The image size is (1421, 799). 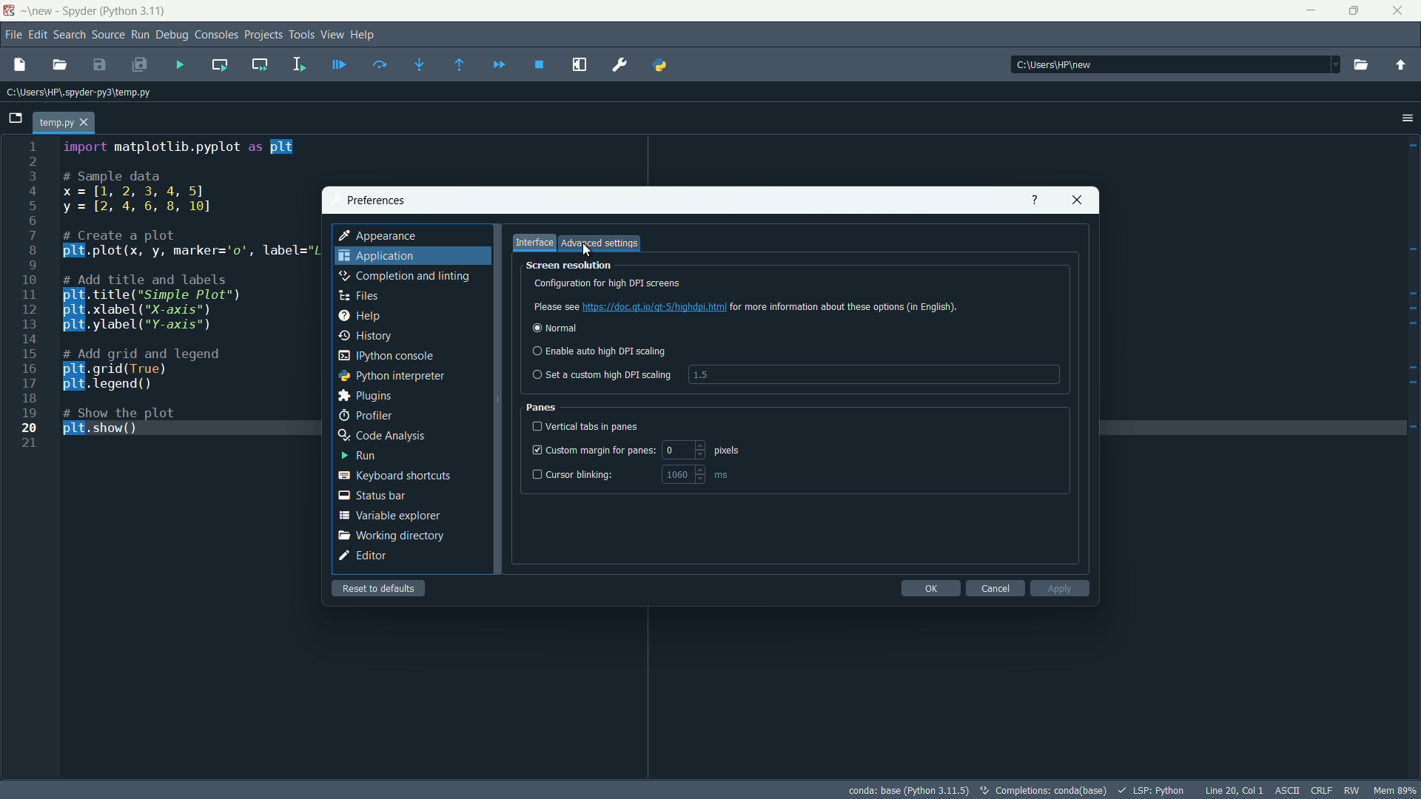 I want to click on variable explorer, so click(x=389, y=516).